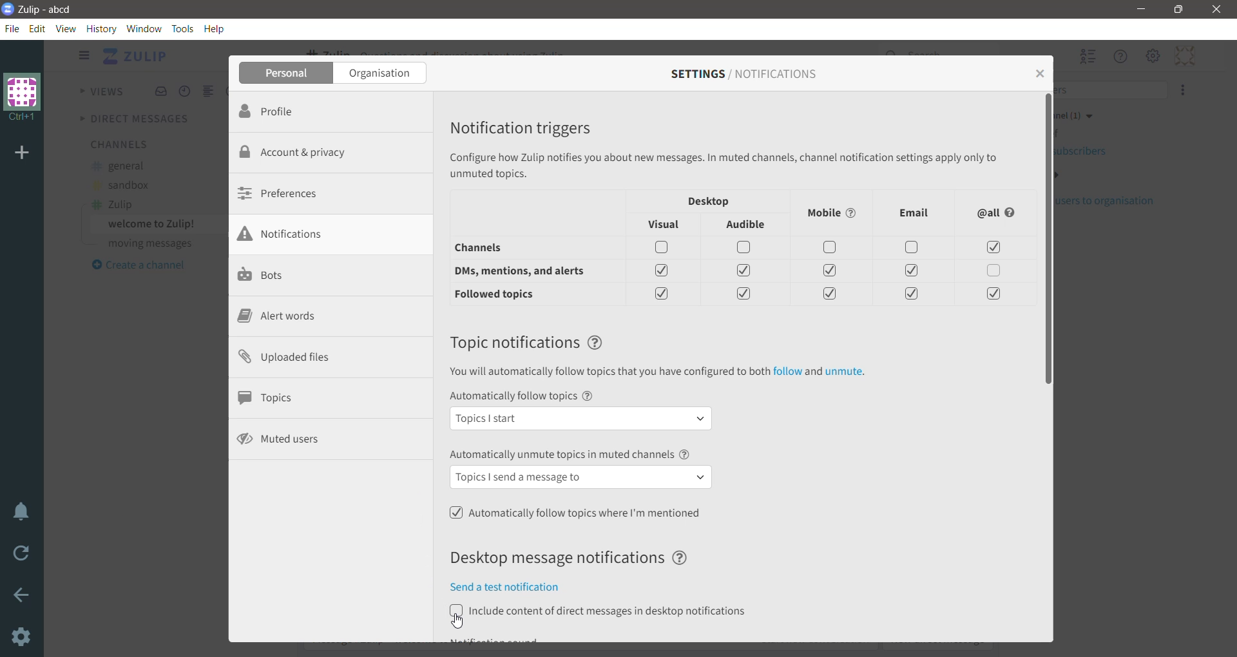 This screenshot has height=657, width=1237. Describe the element at coordinates (528, 342) in the screenshot. I see `Topic Notifications` at that location.